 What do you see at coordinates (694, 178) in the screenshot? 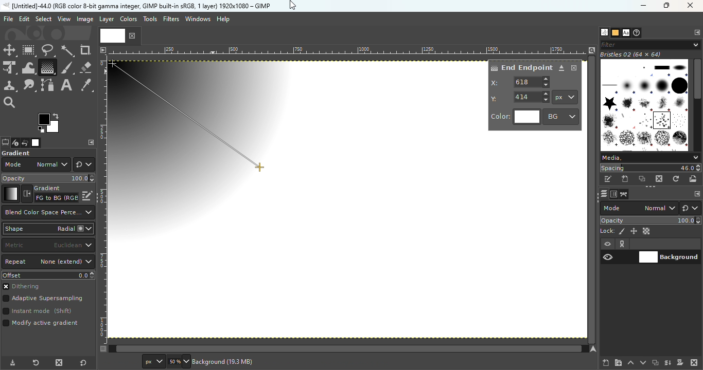
I see `Open brush as image` at bounding box center [694, 178].